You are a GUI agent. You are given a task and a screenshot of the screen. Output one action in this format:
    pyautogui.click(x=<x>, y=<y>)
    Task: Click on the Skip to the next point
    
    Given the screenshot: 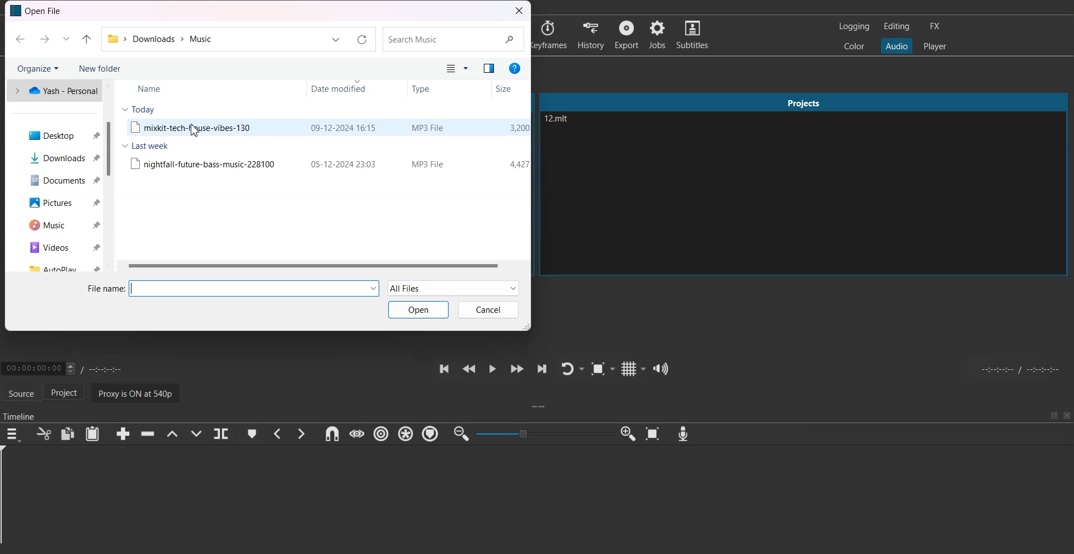 What is the action you would take?
    pyautogui.click(x=541, y=369)
    